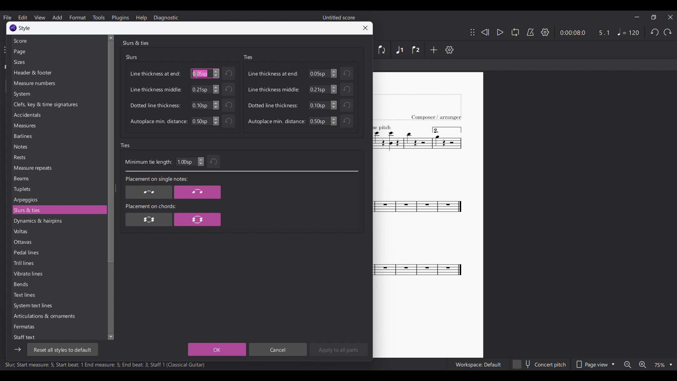 This screenshot has height=381, width=677. Describe the element at coordinates (8, 17) in the screenshot. I see `File menu` at that location.